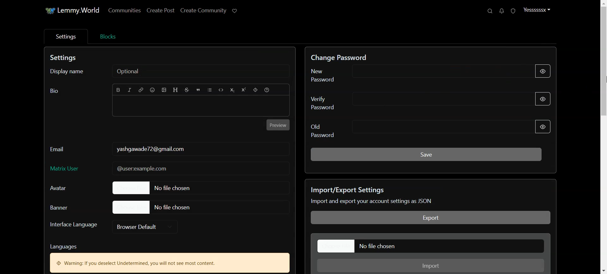 The width and height of the screenshot is (607, 274). I want to click on Typing window, so click(201, 106).